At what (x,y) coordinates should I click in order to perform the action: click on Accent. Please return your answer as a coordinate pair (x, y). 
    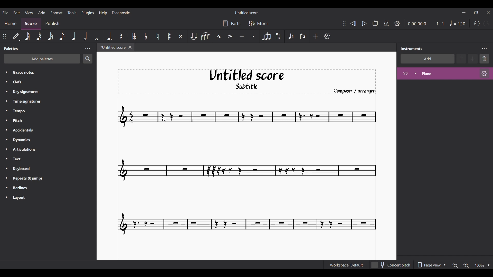
    Looking at the image, I should click on (230, 36).